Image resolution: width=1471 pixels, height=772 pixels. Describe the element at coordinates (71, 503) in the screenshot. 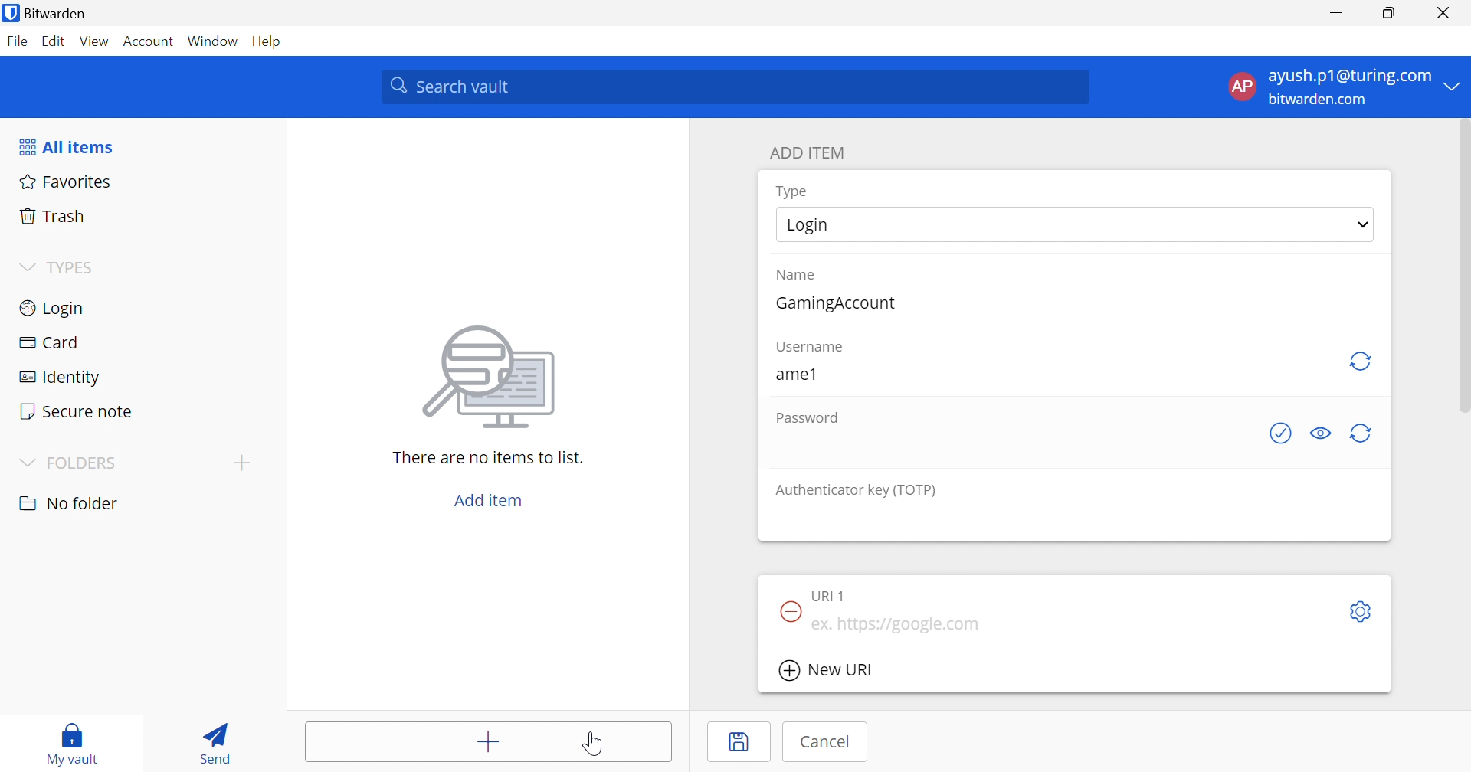

I see `No folder` at that location.